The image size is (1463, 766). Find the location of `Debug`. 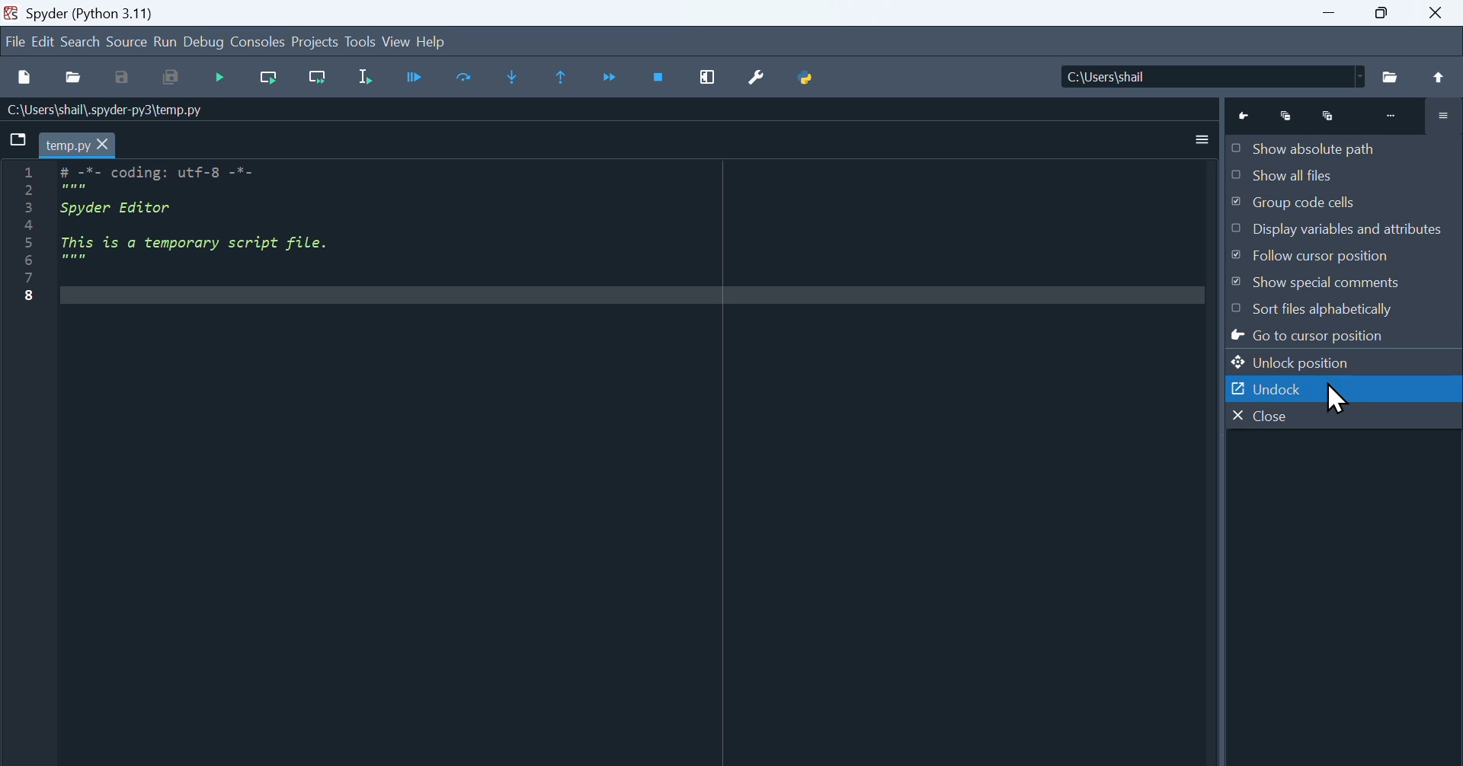

Debug is located at coordinates (203, 40).